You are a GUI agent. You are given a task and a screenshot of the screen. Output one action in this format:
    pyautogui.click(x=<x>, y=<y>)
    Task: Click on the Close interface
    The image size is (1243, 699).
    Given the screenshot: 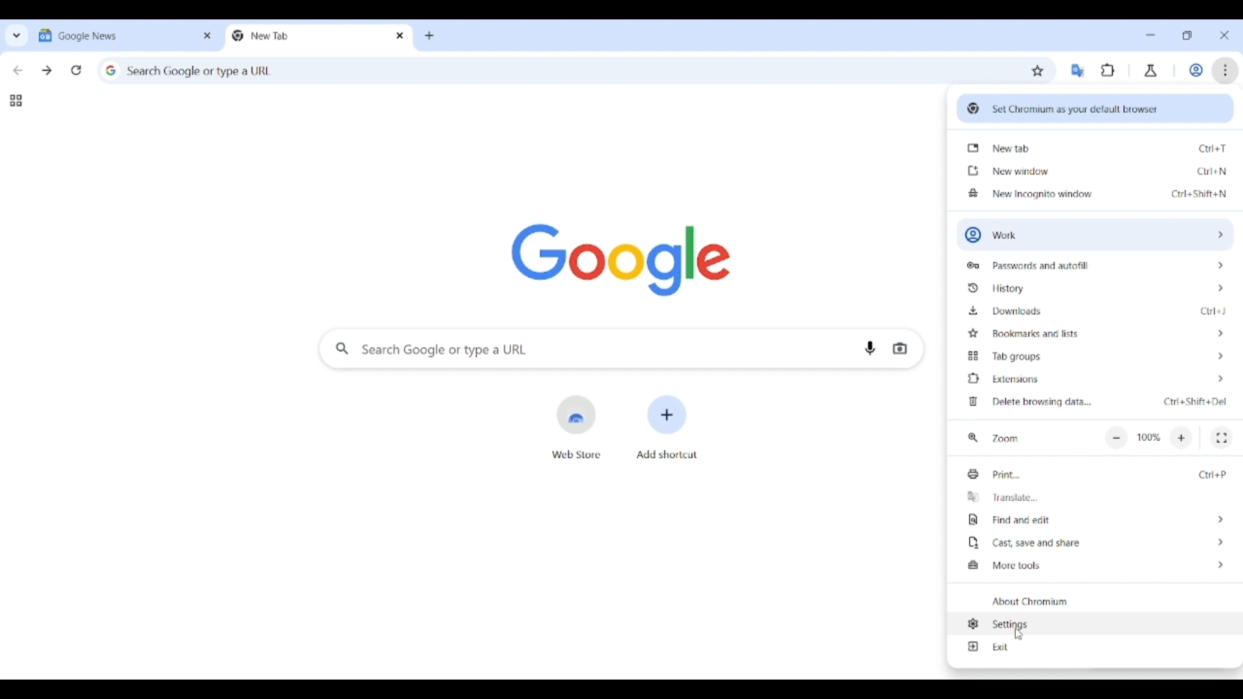 What is the action you would take?
    pyautogui.click(x=1224, y=35)
    